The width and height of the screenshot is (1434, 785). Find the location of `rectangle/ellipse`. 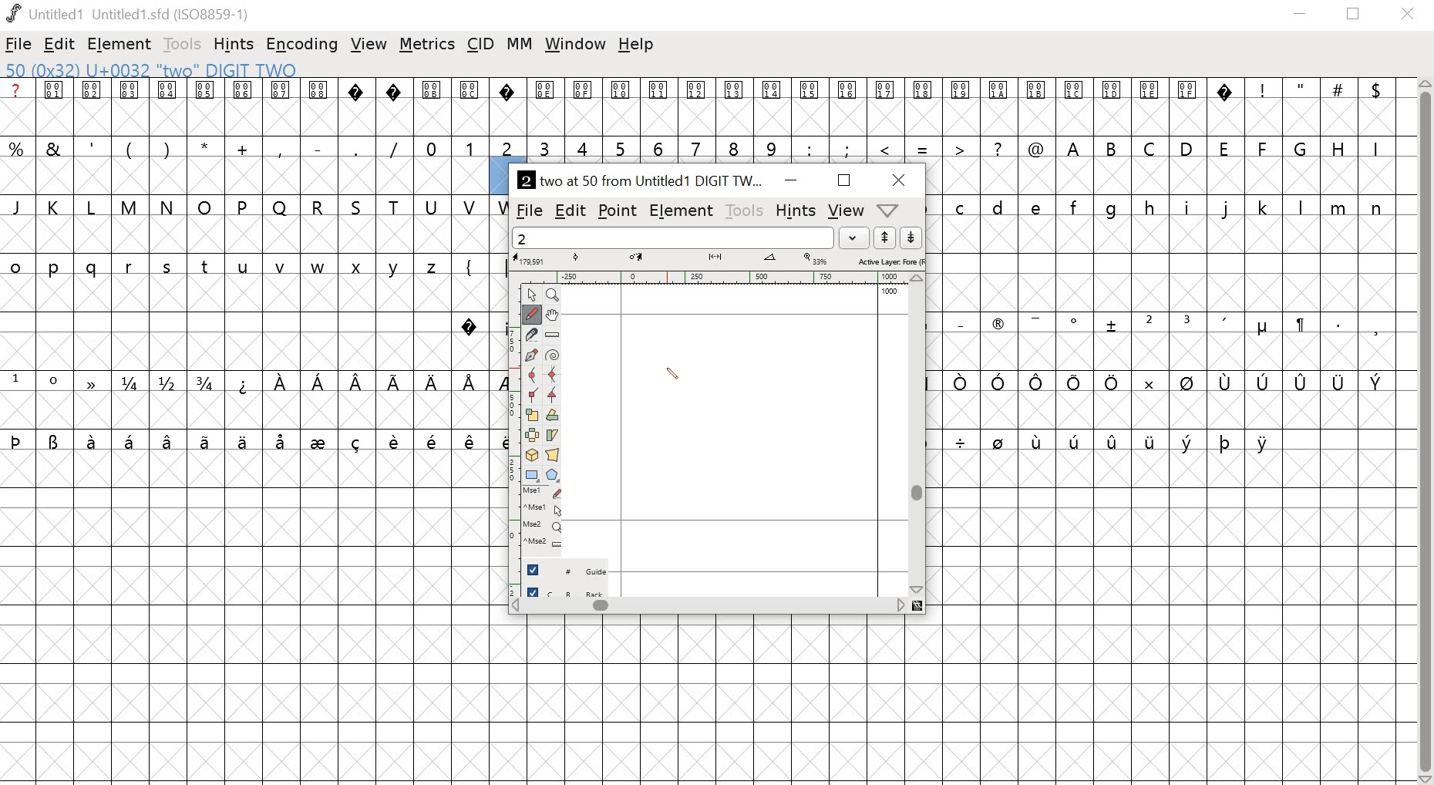

rectangle/ellipse is located at coordinates (534, 475).